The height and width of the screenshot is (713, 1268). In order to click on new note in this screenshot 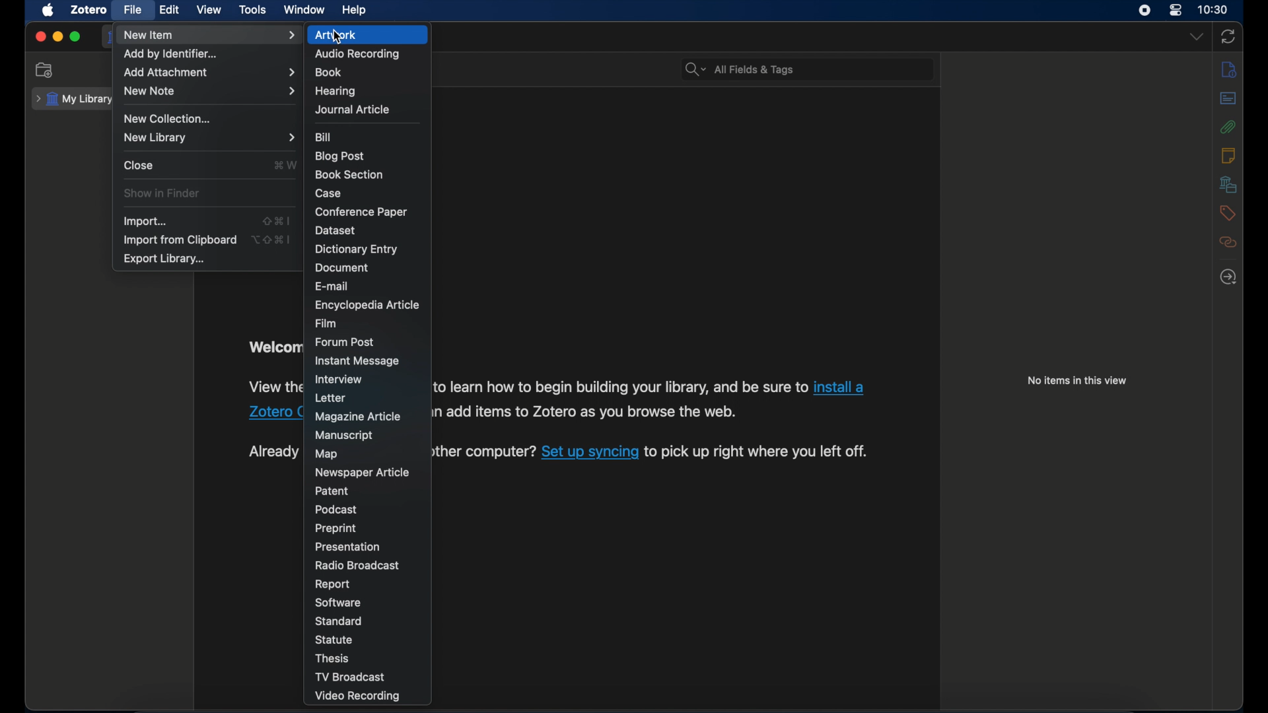, I will do `click(210, 91)`.